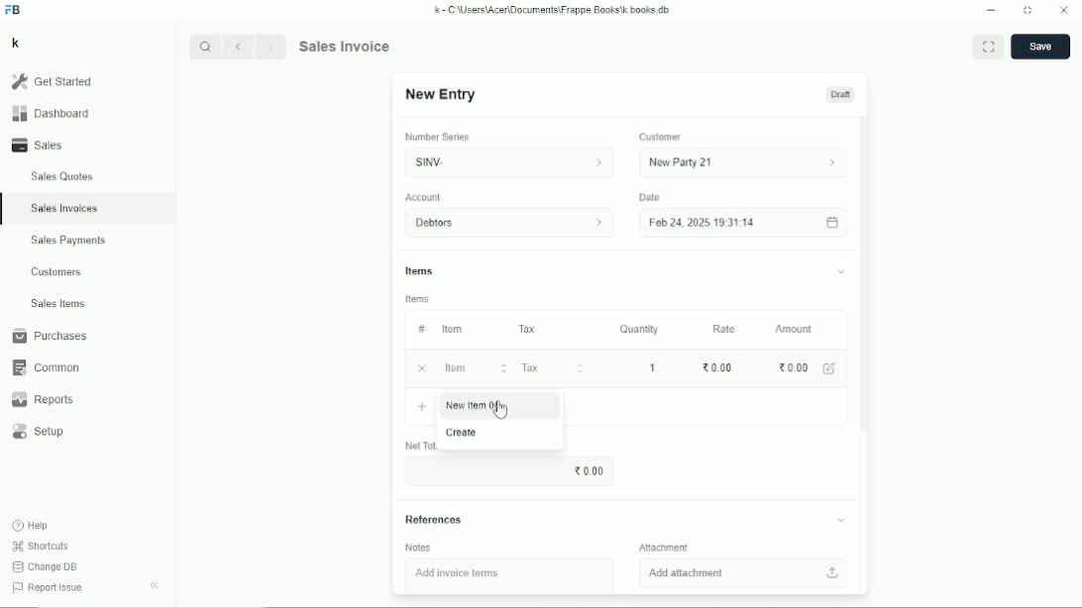 The width and height of the screenshot is (1082, 608). Describe the element at coordinates (420, 329) in the screenshot. I see `#` at that location.